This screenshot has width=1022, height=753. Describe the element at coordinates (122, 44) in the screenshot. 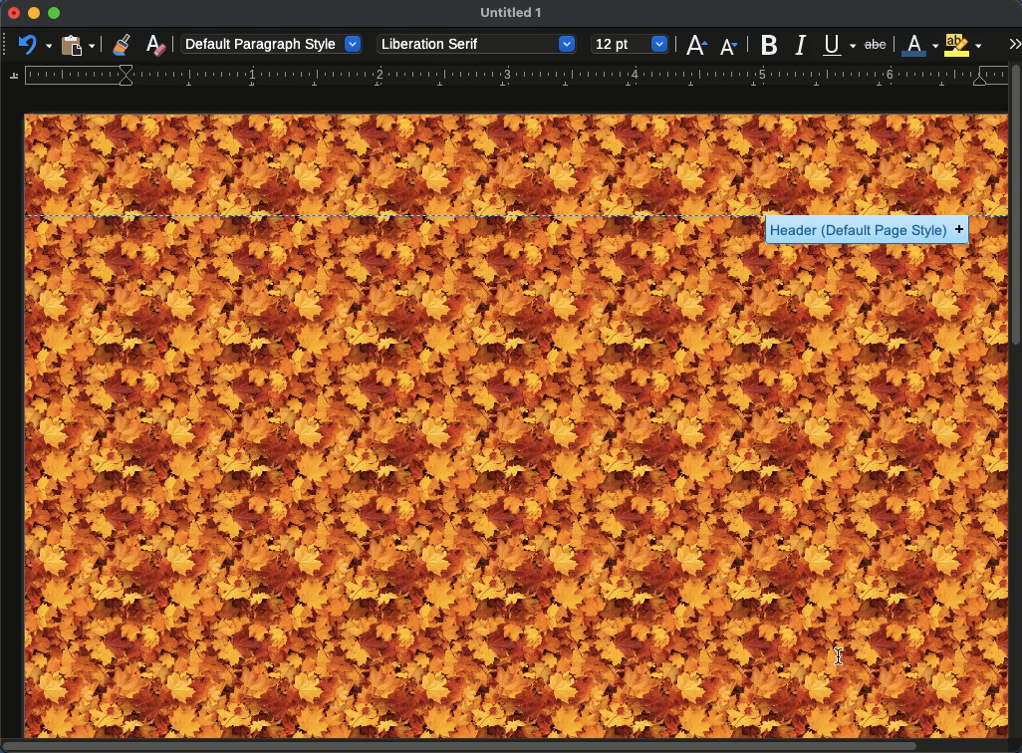

I see `clone formatting` at that location.